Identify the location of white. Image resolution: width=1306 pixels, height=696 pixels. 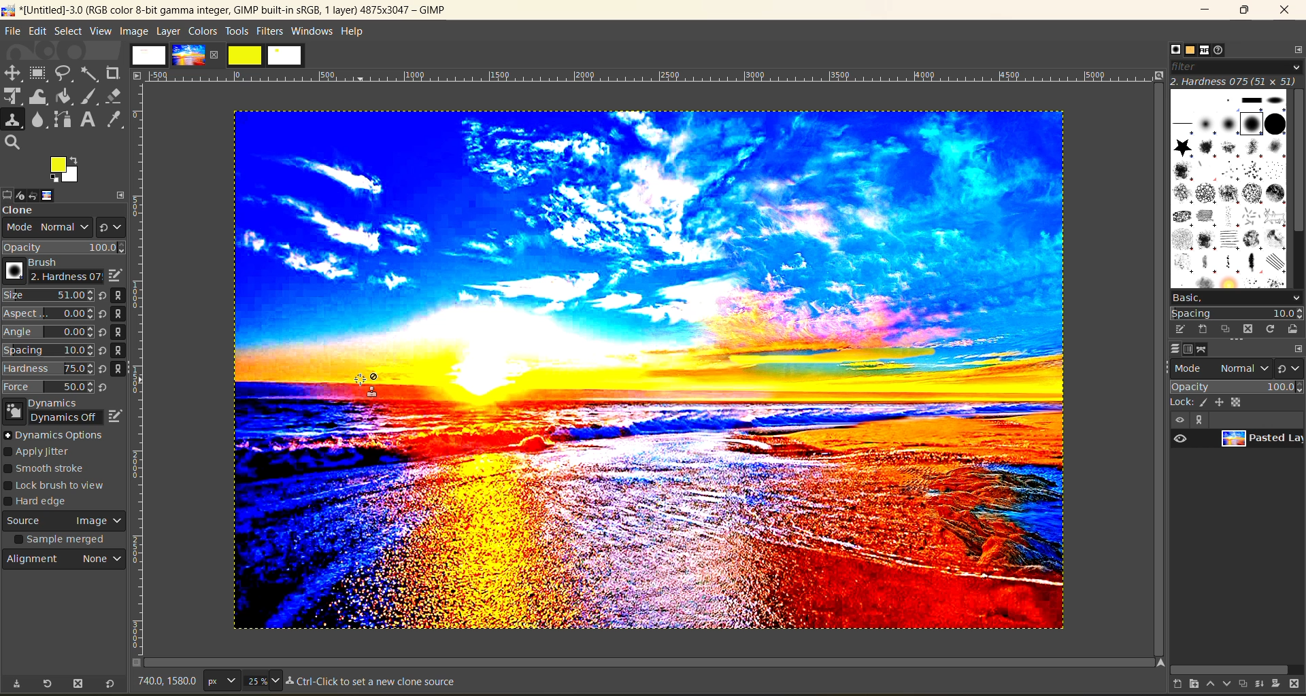
(286, 56).